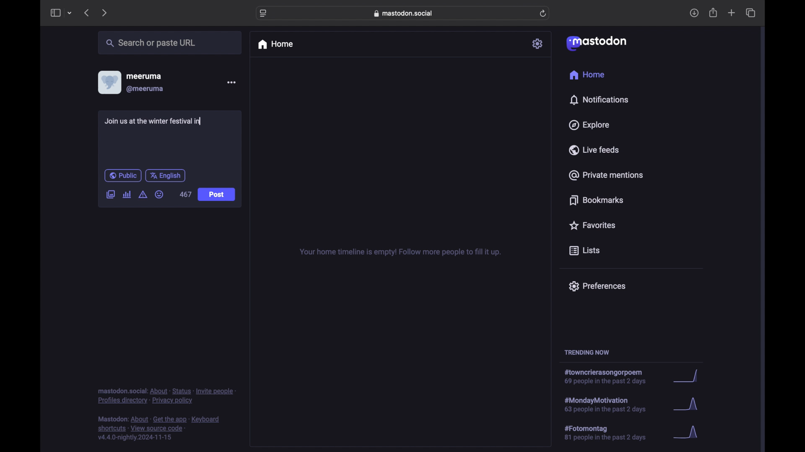 The image size is (805, 452). What do you see at coordinates (167, 395) in the screenshot?
I see `footnote` at bounding box center [167, 395].